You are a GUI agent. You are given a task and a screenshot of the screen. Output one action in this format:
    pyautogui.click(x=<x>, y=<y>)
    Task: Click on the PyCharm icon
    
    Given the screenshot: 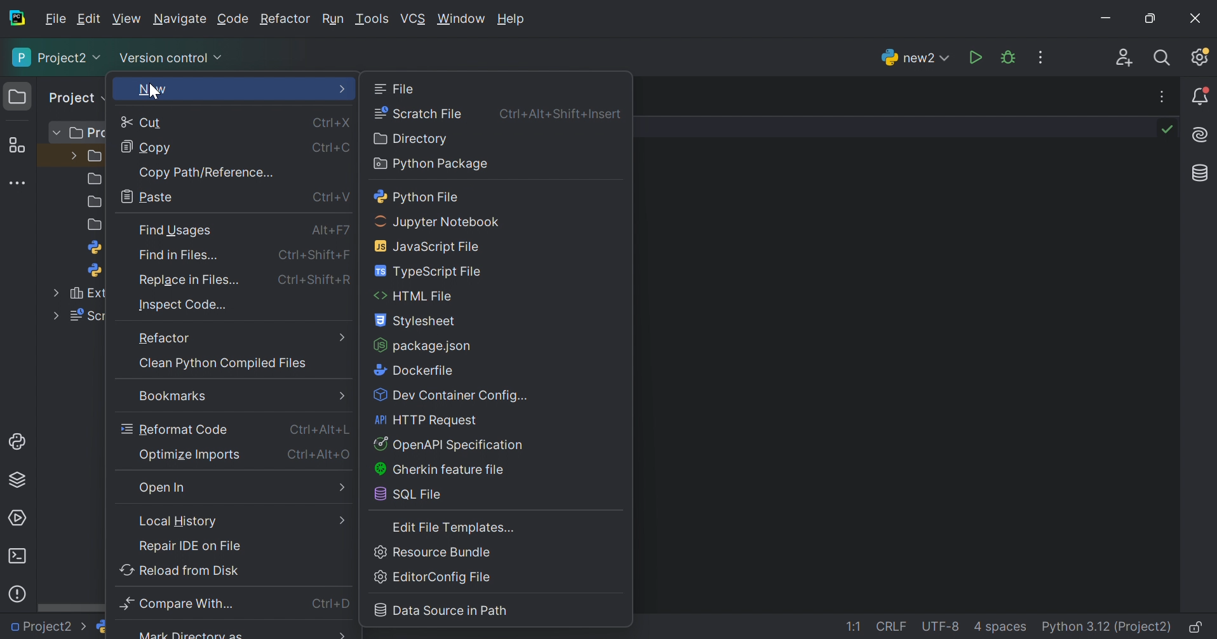 What is the action you would take?
    pyautogui.click(x=20, y=18)
    